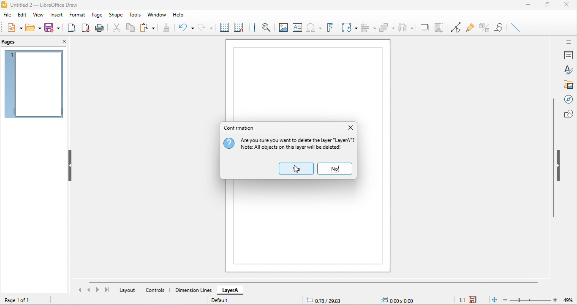 The height and width of the screenshot is (305, 577). I want to click on image, so click(283, 28).